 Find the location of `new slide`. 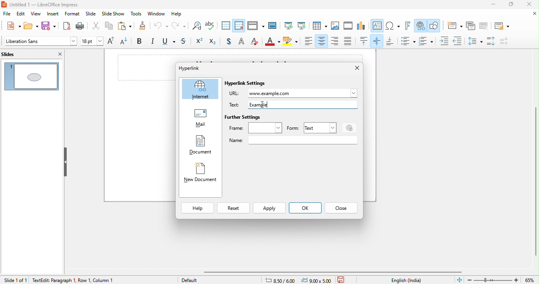

new slide is located at coordinates (454, 26).